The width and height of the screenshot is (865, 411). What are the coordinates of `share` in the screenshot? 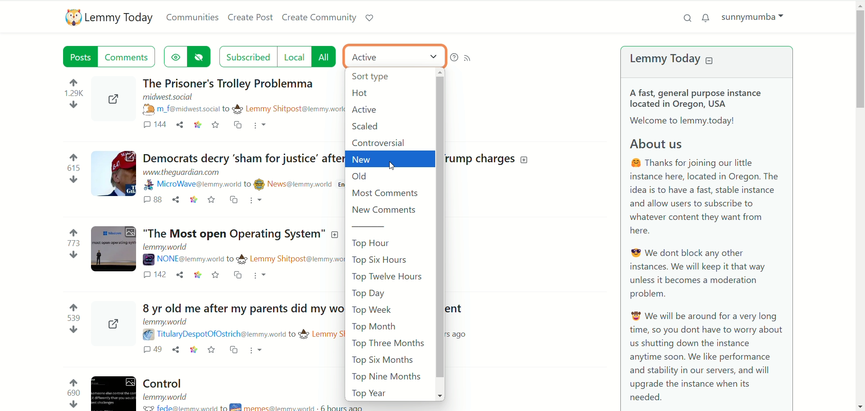 It's located at (178, 277).